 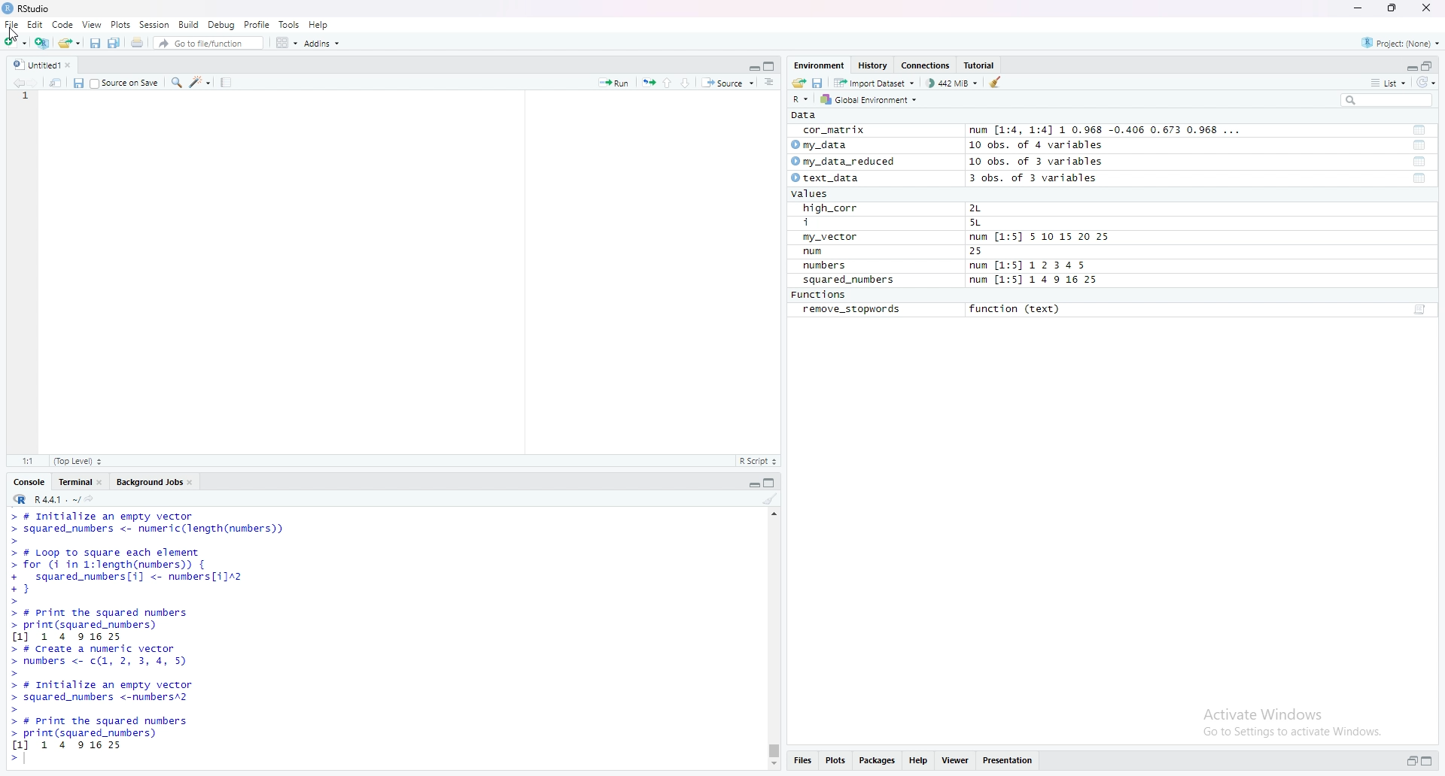 I want to click on high_corr, so click(x=829, y=208).